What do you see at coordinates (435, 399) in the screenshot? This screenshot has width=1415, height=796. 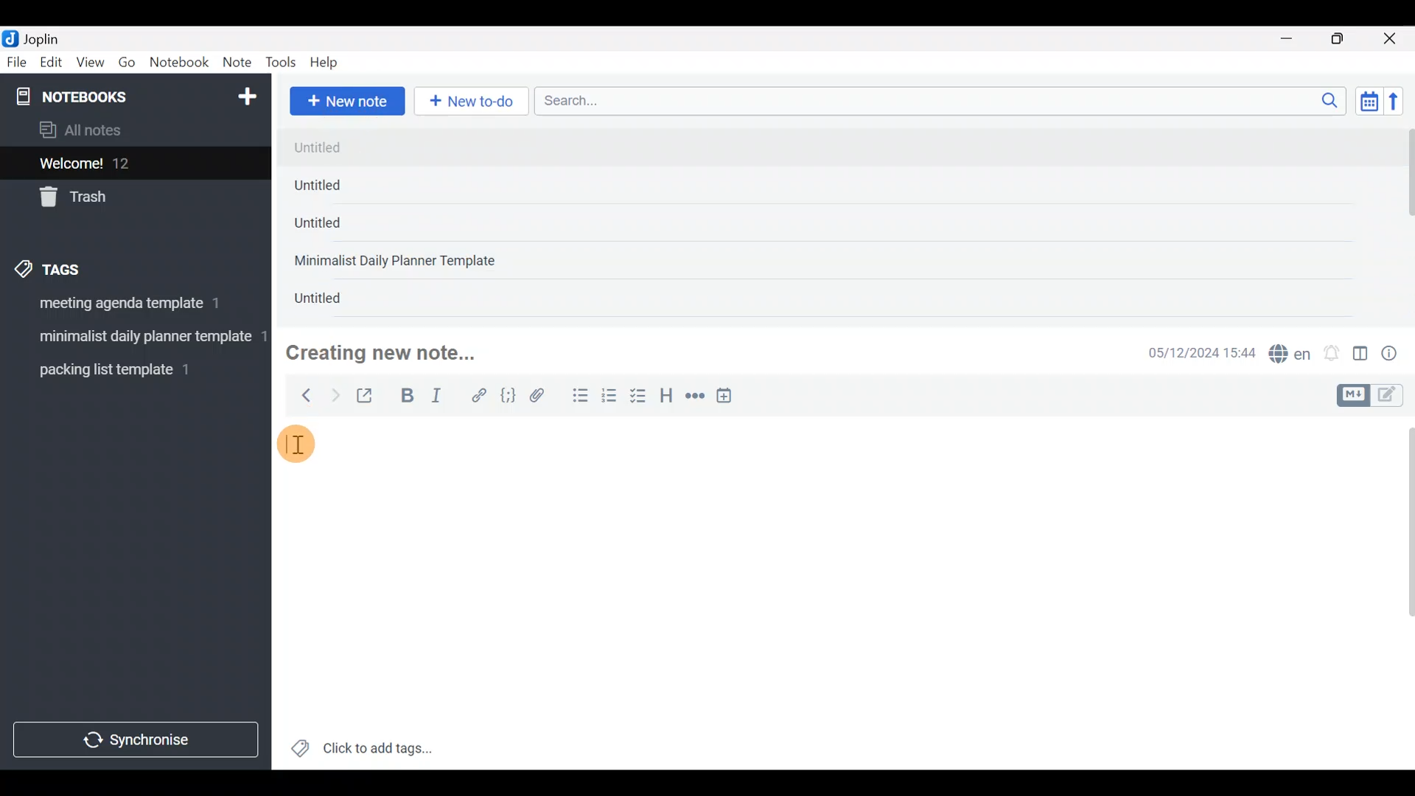 I see `Italic` at bounding box center [435, 399].